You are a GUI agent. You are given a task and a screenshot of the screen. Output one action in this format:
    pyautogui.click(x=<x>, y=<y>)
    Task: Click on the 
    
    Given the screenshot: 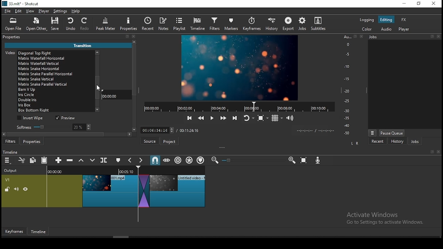 What is the action you would take?
    pyautogui.click(x=355, y=37)
    